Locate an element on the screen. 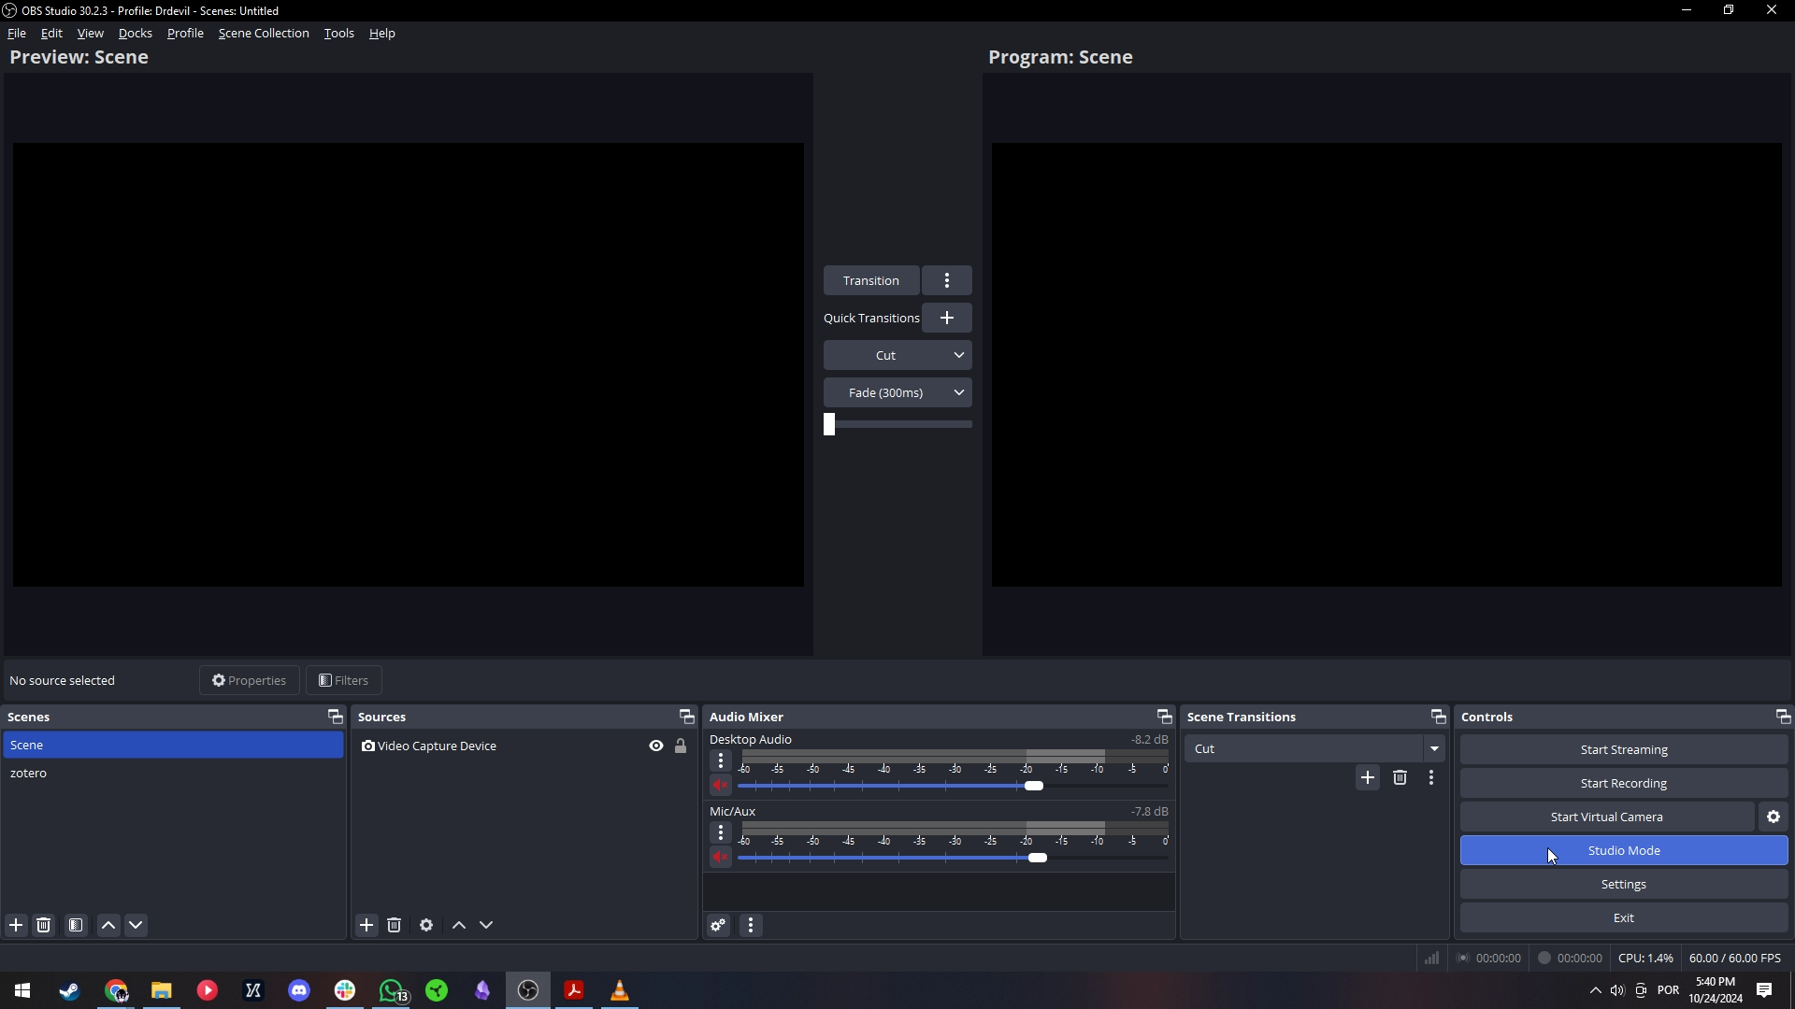 This screenshot has height=1009, width=1795. whatsapp is located at coordinates (394, 989).